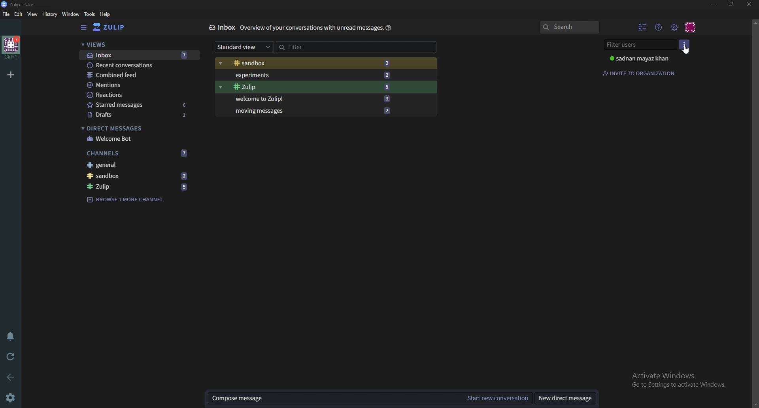 The image size is (759, 408). Describe the element at coordinates (138, 45) in the screenshot. I see `views` at that location.